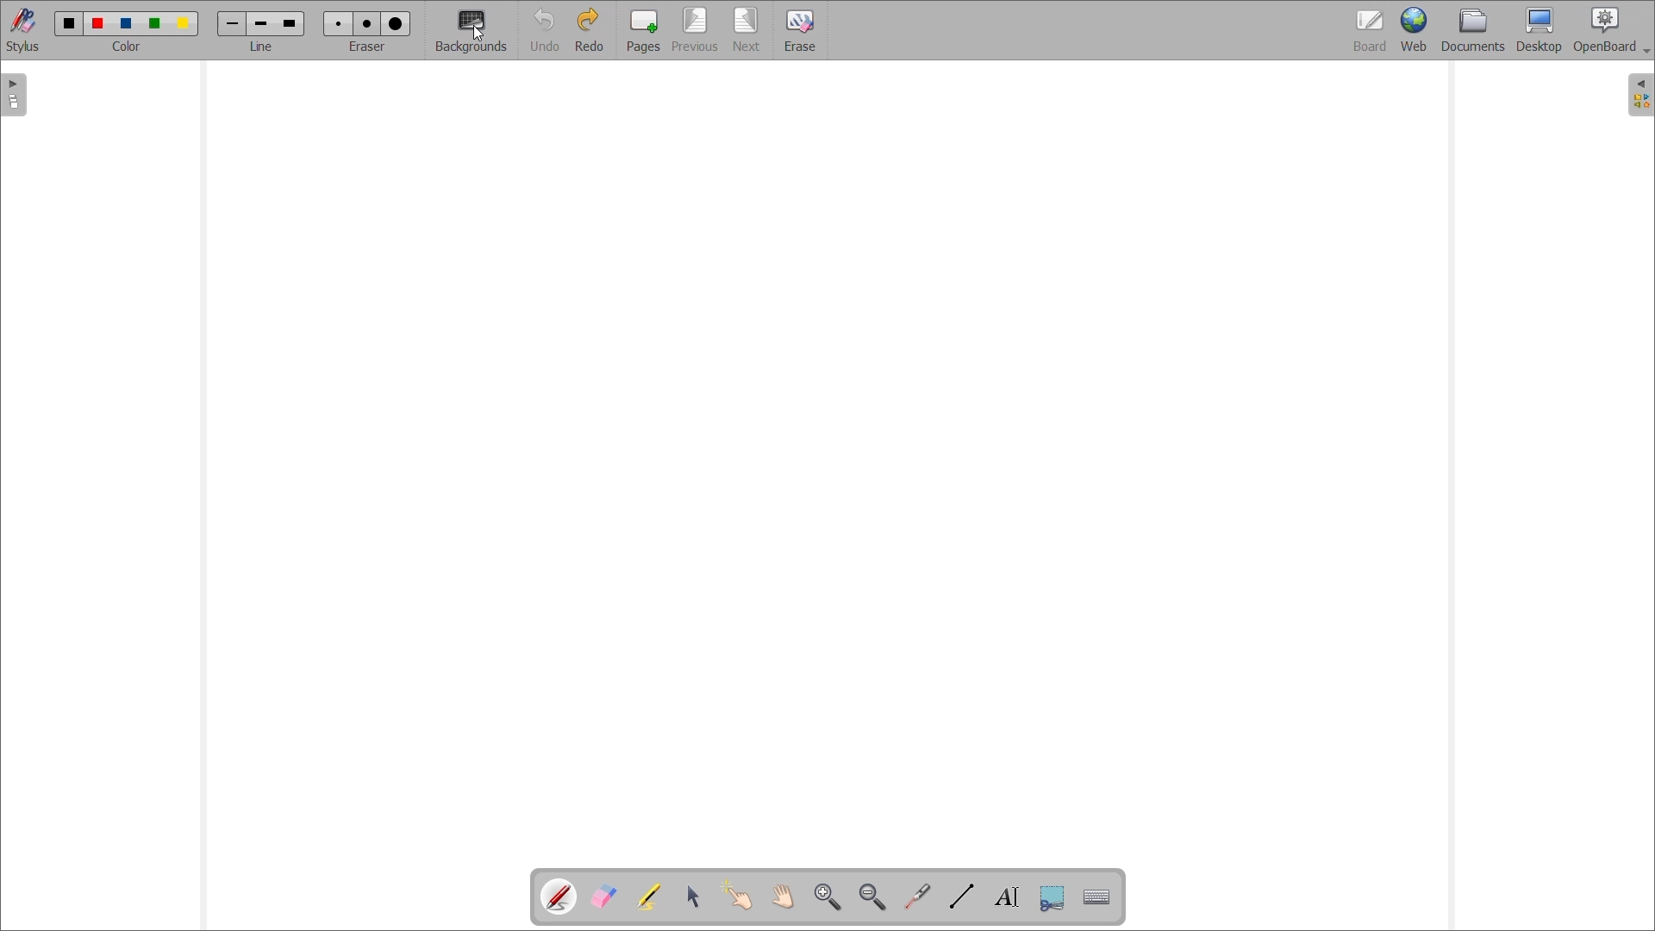 The width and height of the screenshot is (1655, 931). Describe the element at coordinates (800, 30) in the screenshot. I see `Eraser` at that location.